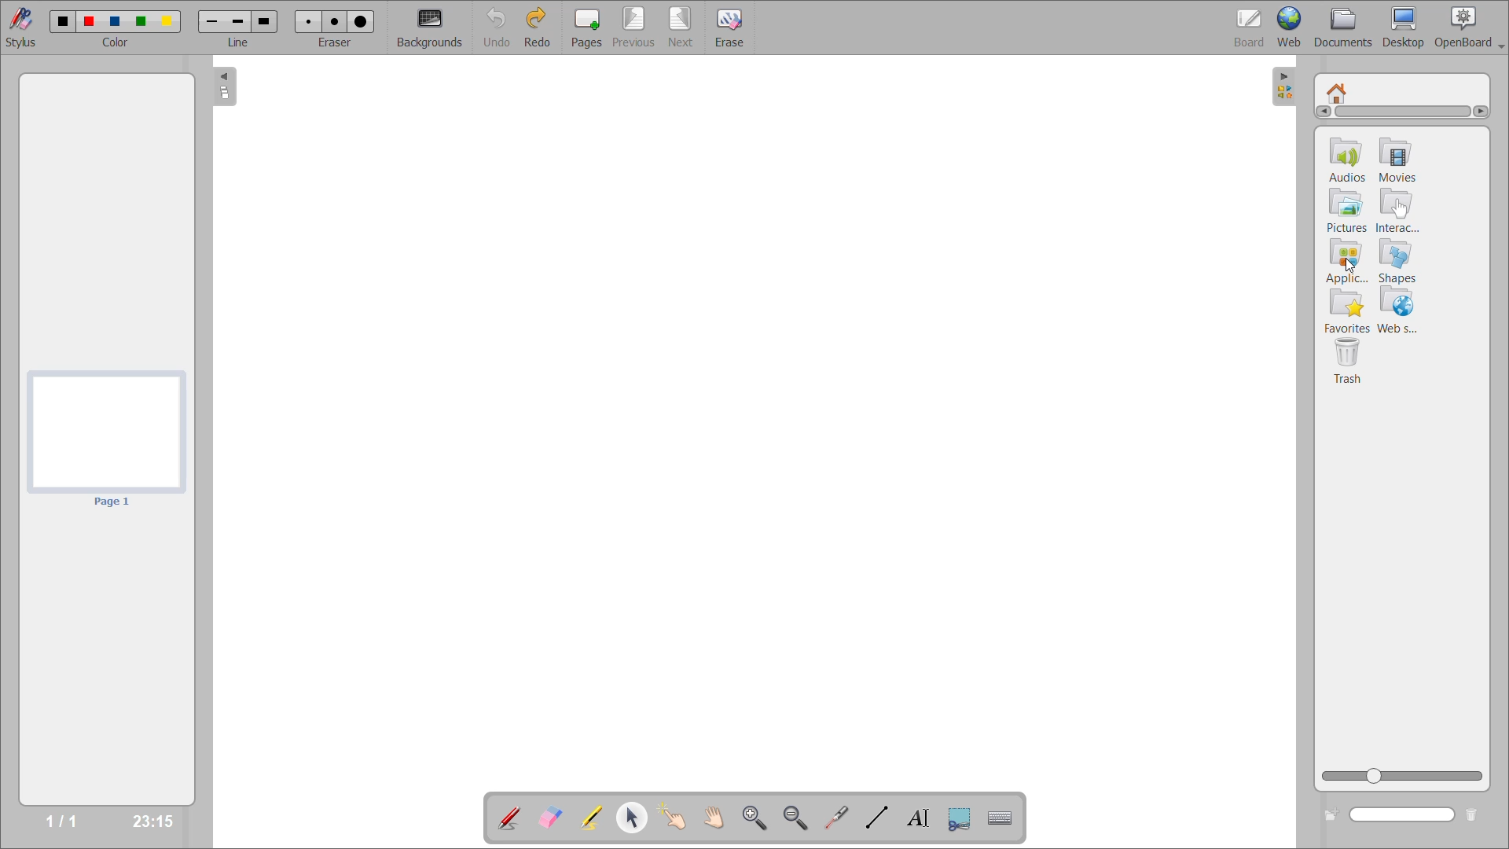 The image size is (1509, 849). I want to click on line 2, so click(237, 21).